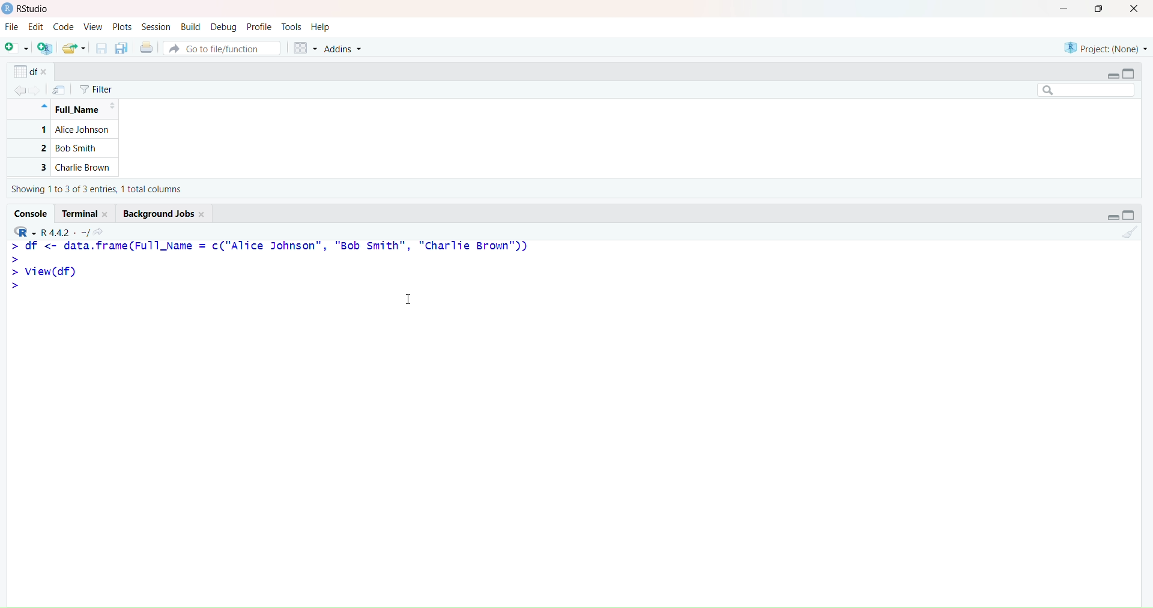 The width and height of the screenshot is (1153, 608). Describe the element at coordinates (1085, 91) in the screenshot. I see `Search bar` at that location.